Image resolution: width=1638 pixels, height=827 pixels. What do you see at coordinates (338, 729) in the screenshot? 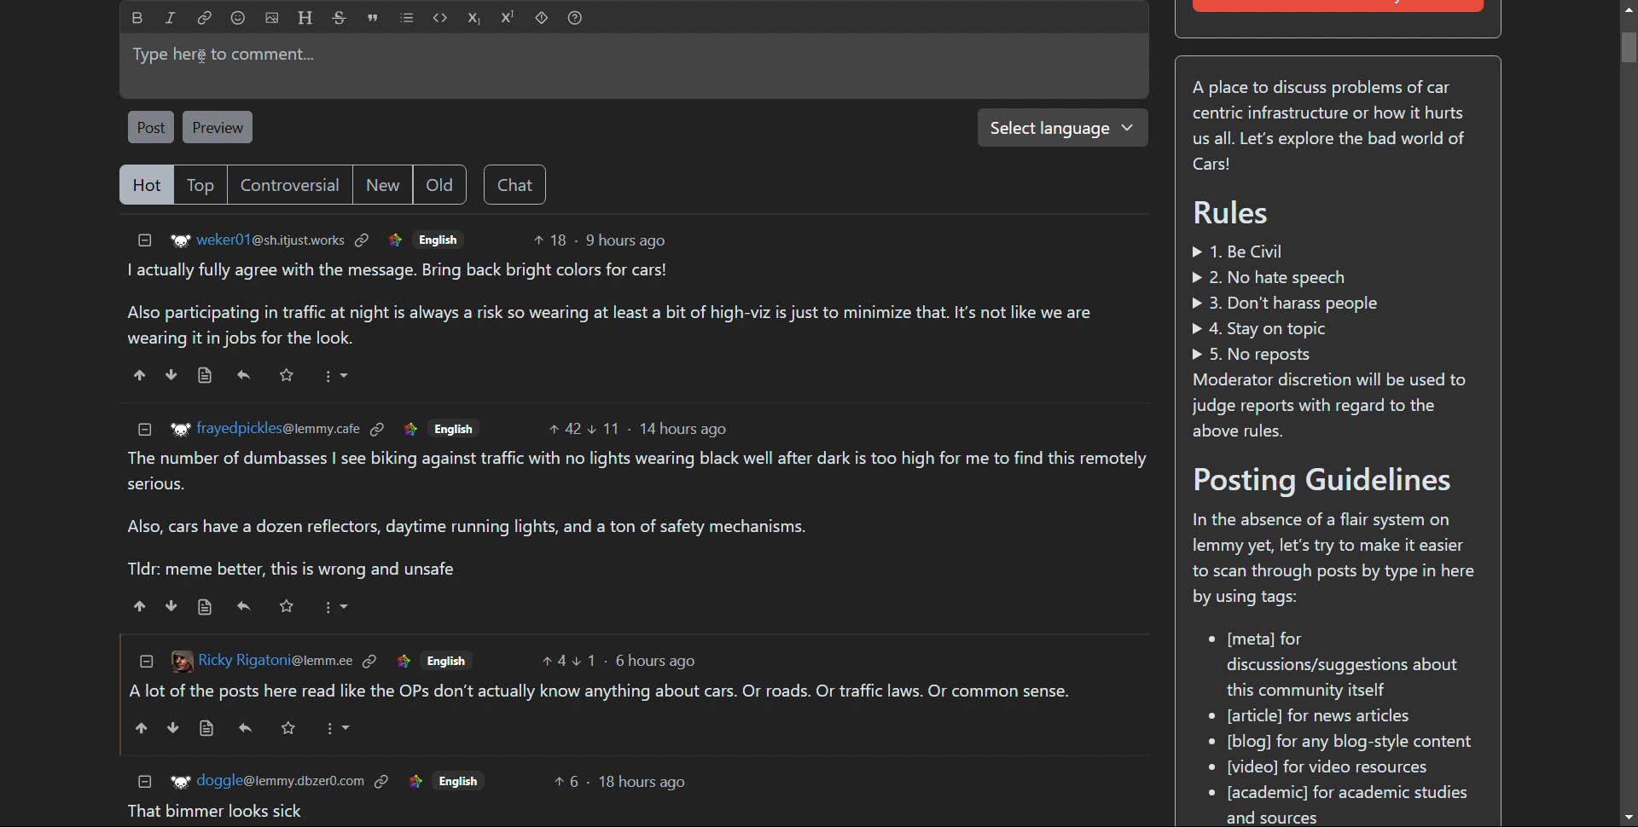
I see `More` at bounding box center [338, 729].